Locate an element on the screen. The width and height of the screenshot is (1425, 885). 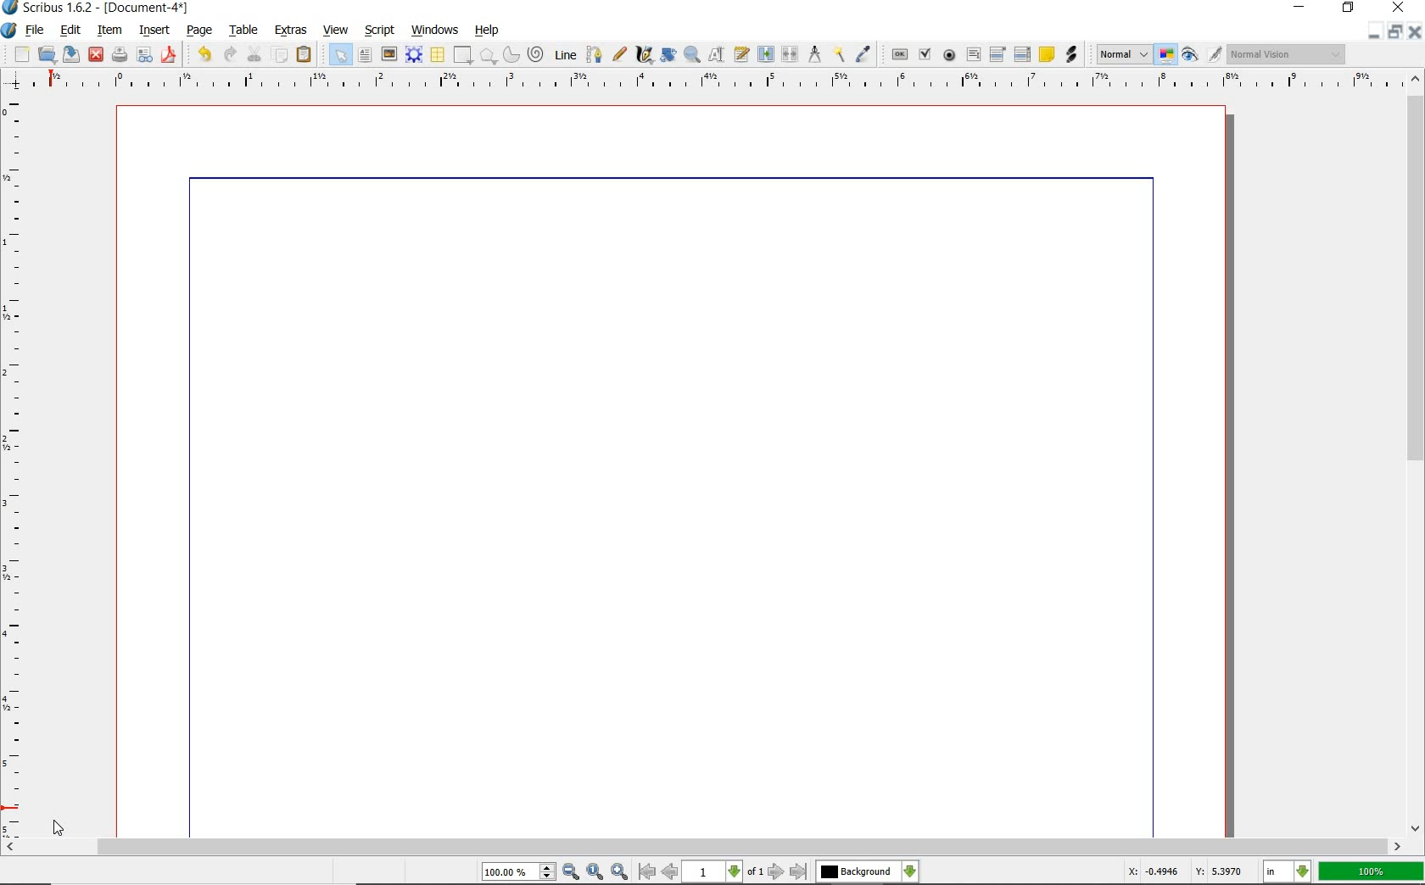
line is located at coordinates (564, 54).